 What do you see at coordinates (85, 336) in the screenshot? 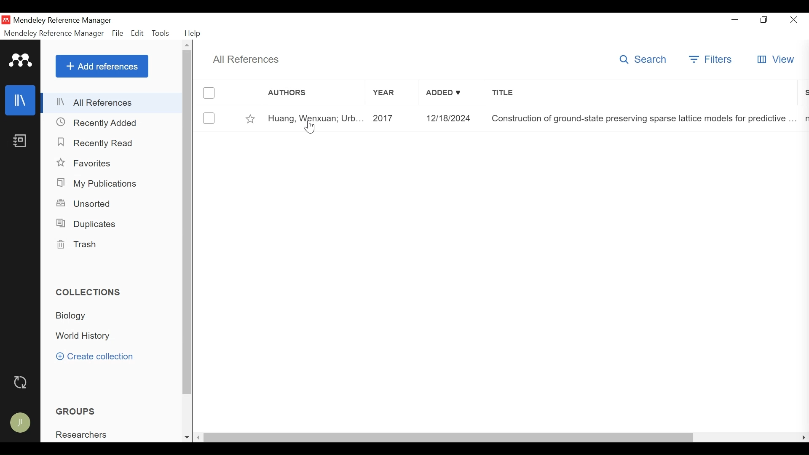
I see `Collection` at bounding box center [85, 336].